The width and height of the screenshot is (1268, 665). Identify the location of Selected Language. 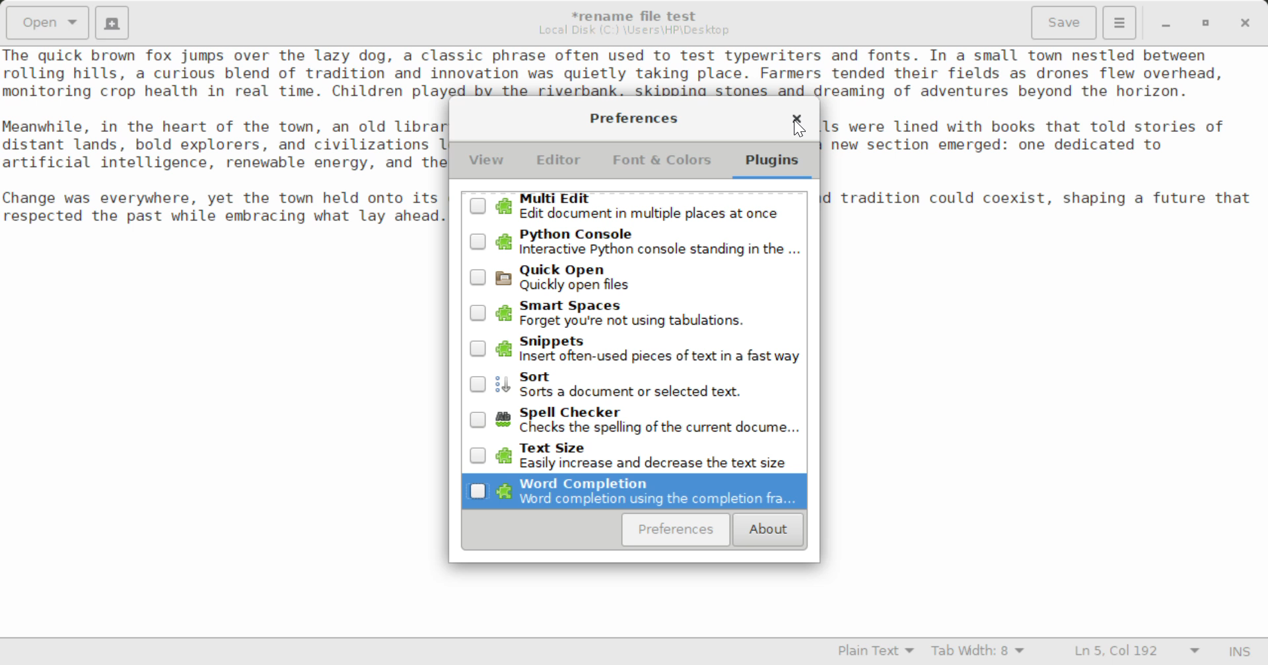
(876, 652).